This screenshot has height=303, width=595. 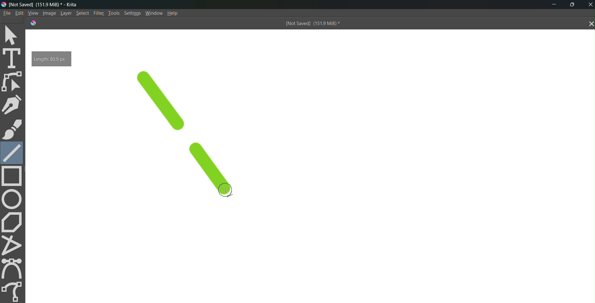 I want to click on select, so click(x=13, y=34).